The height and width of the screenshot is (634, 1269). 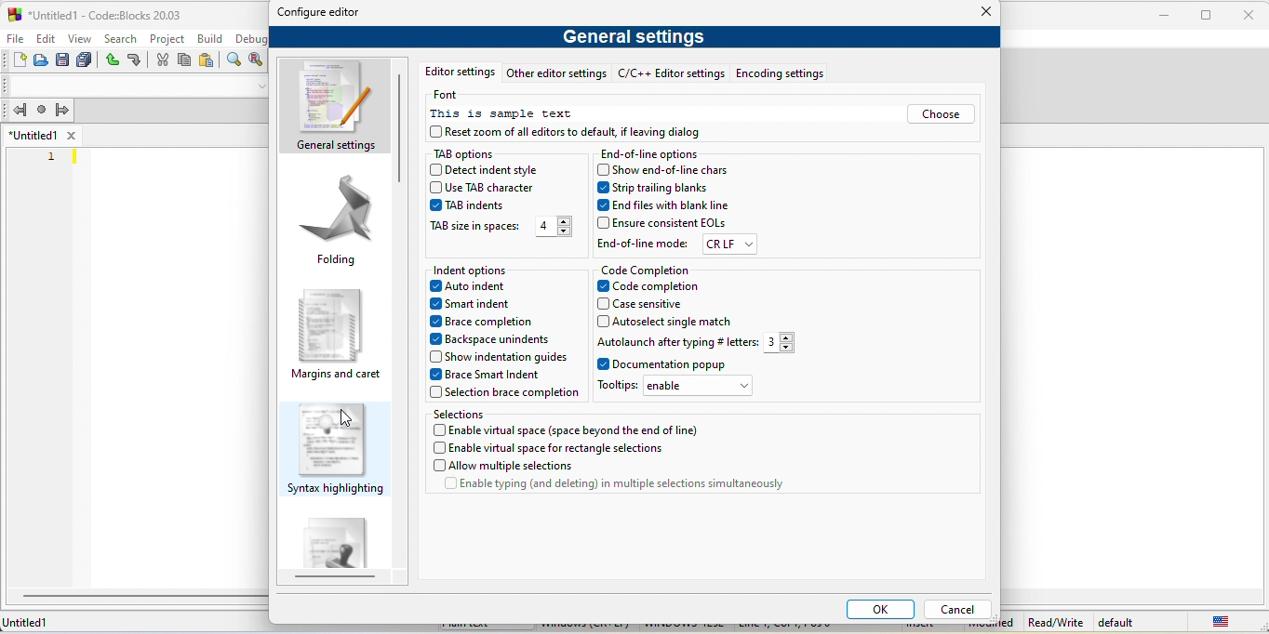 What do you see at coordinates (675, 387) in the screenshot?
I see `tool tips- enable` at bounding box center [675, 387].